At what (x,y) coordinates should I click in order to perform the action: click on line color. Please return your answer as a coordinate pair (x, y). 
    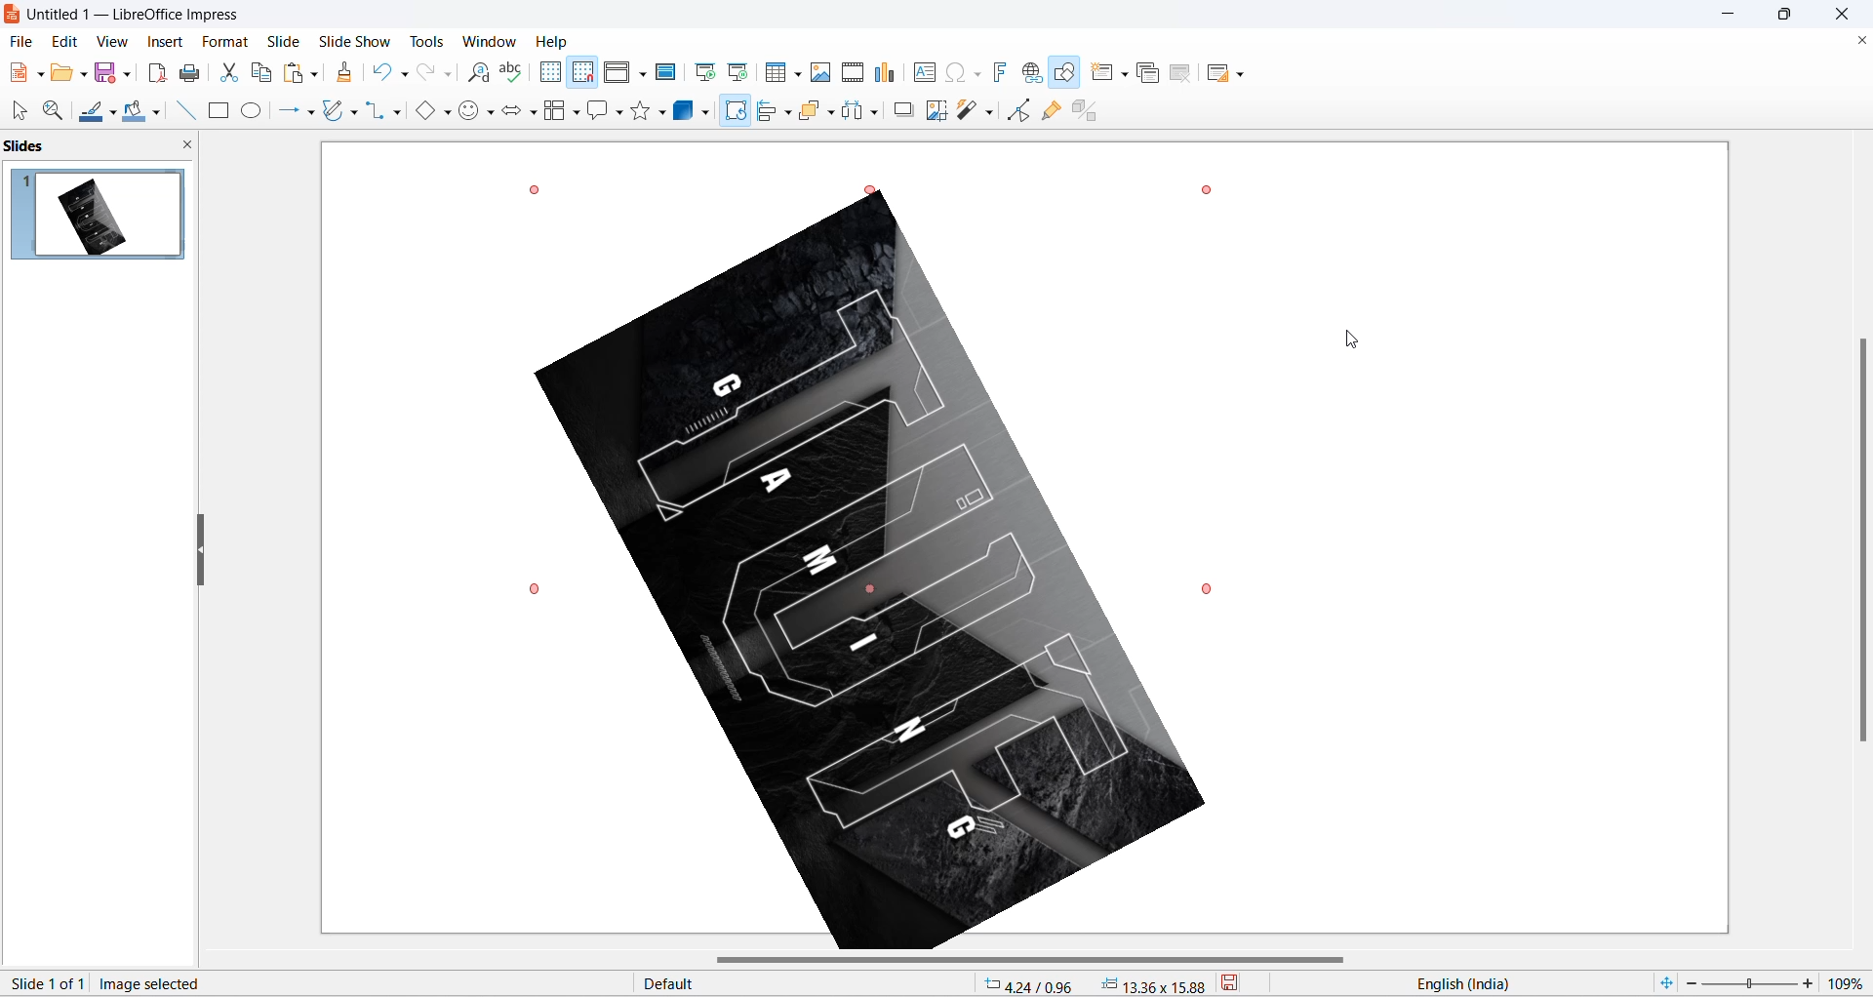
    Looking at the image, I should click on (91, 113).